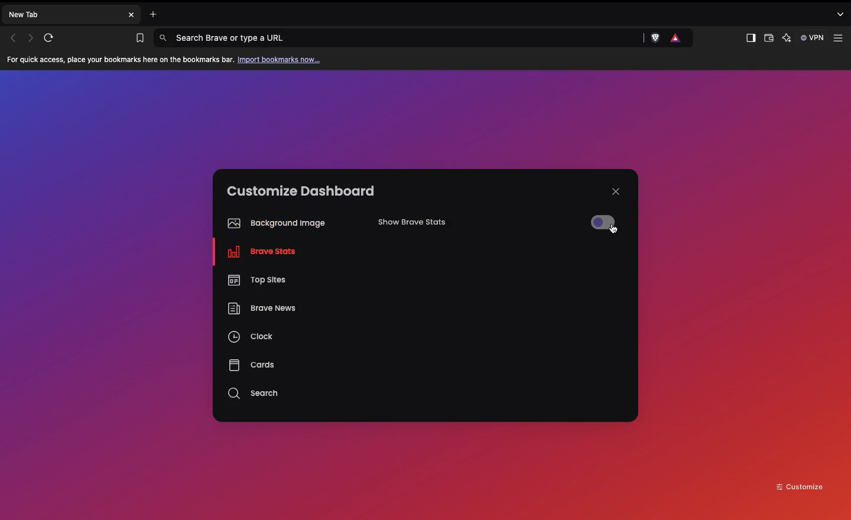 The width and height of the screenshot is (851, 520). Describe the element at coordinates (842, 14) in the screenshot. I see `Search tabs` at that location.